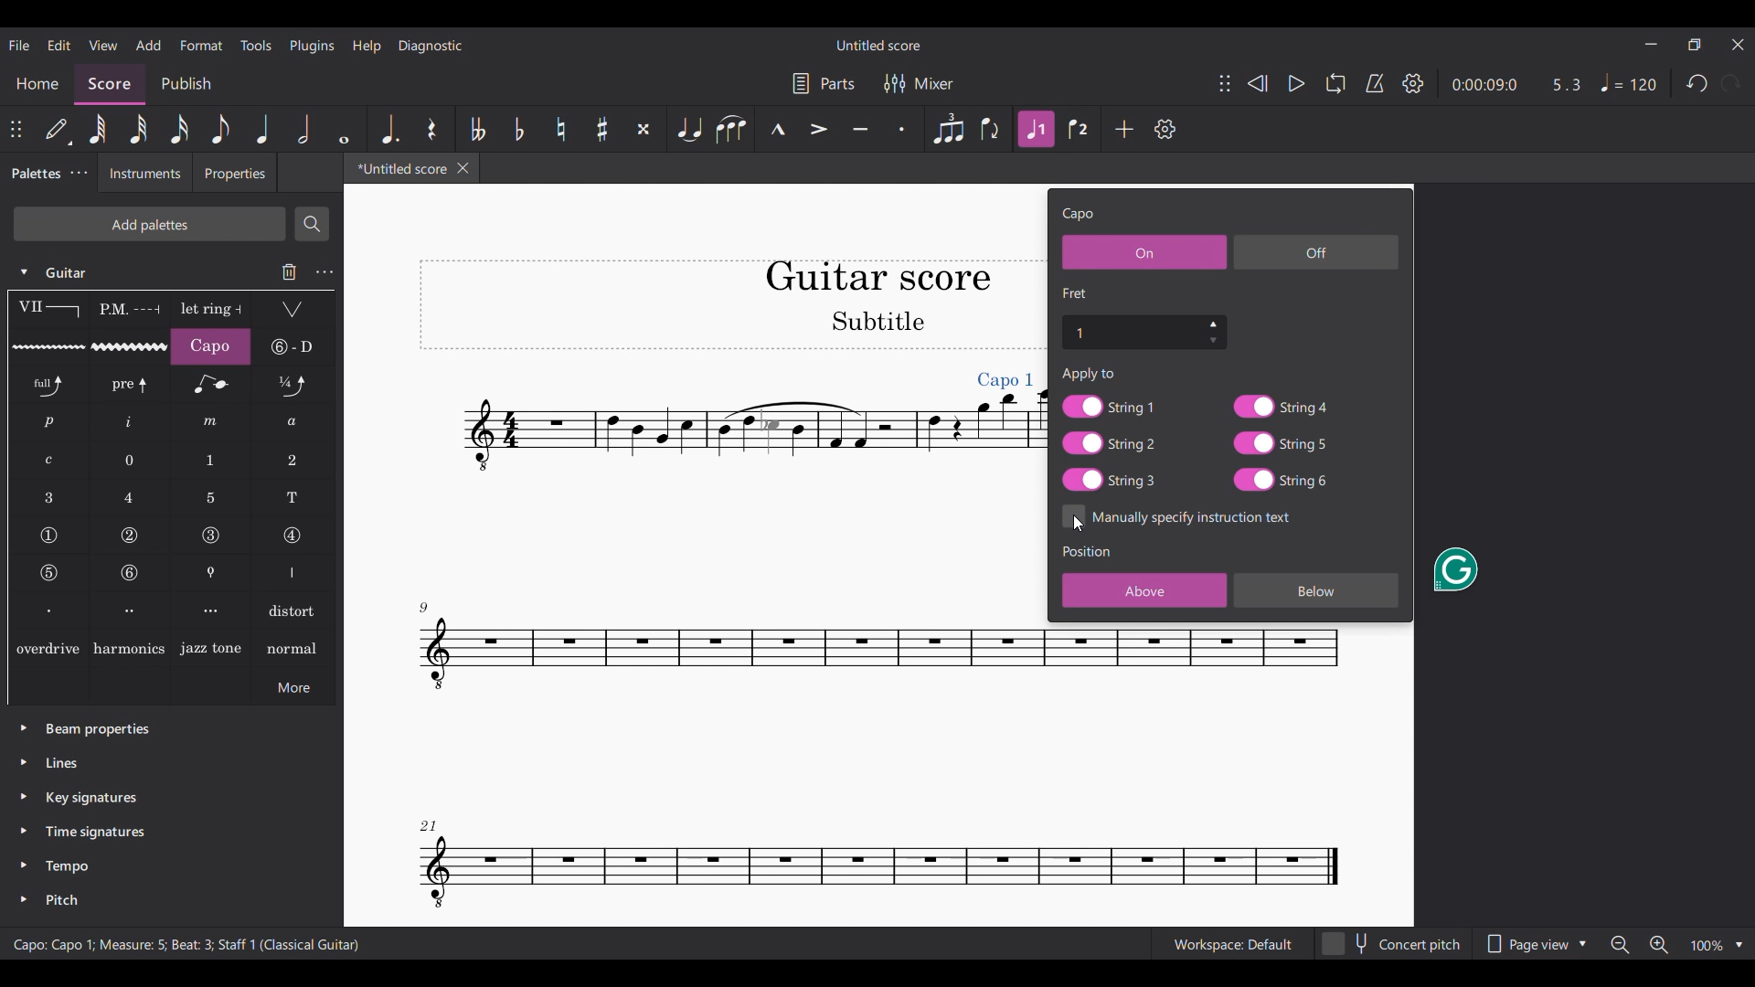  What do you see at coordinates (292, 536) in the screenshot?
I see `String number 4` at bounding box center [292, 536].